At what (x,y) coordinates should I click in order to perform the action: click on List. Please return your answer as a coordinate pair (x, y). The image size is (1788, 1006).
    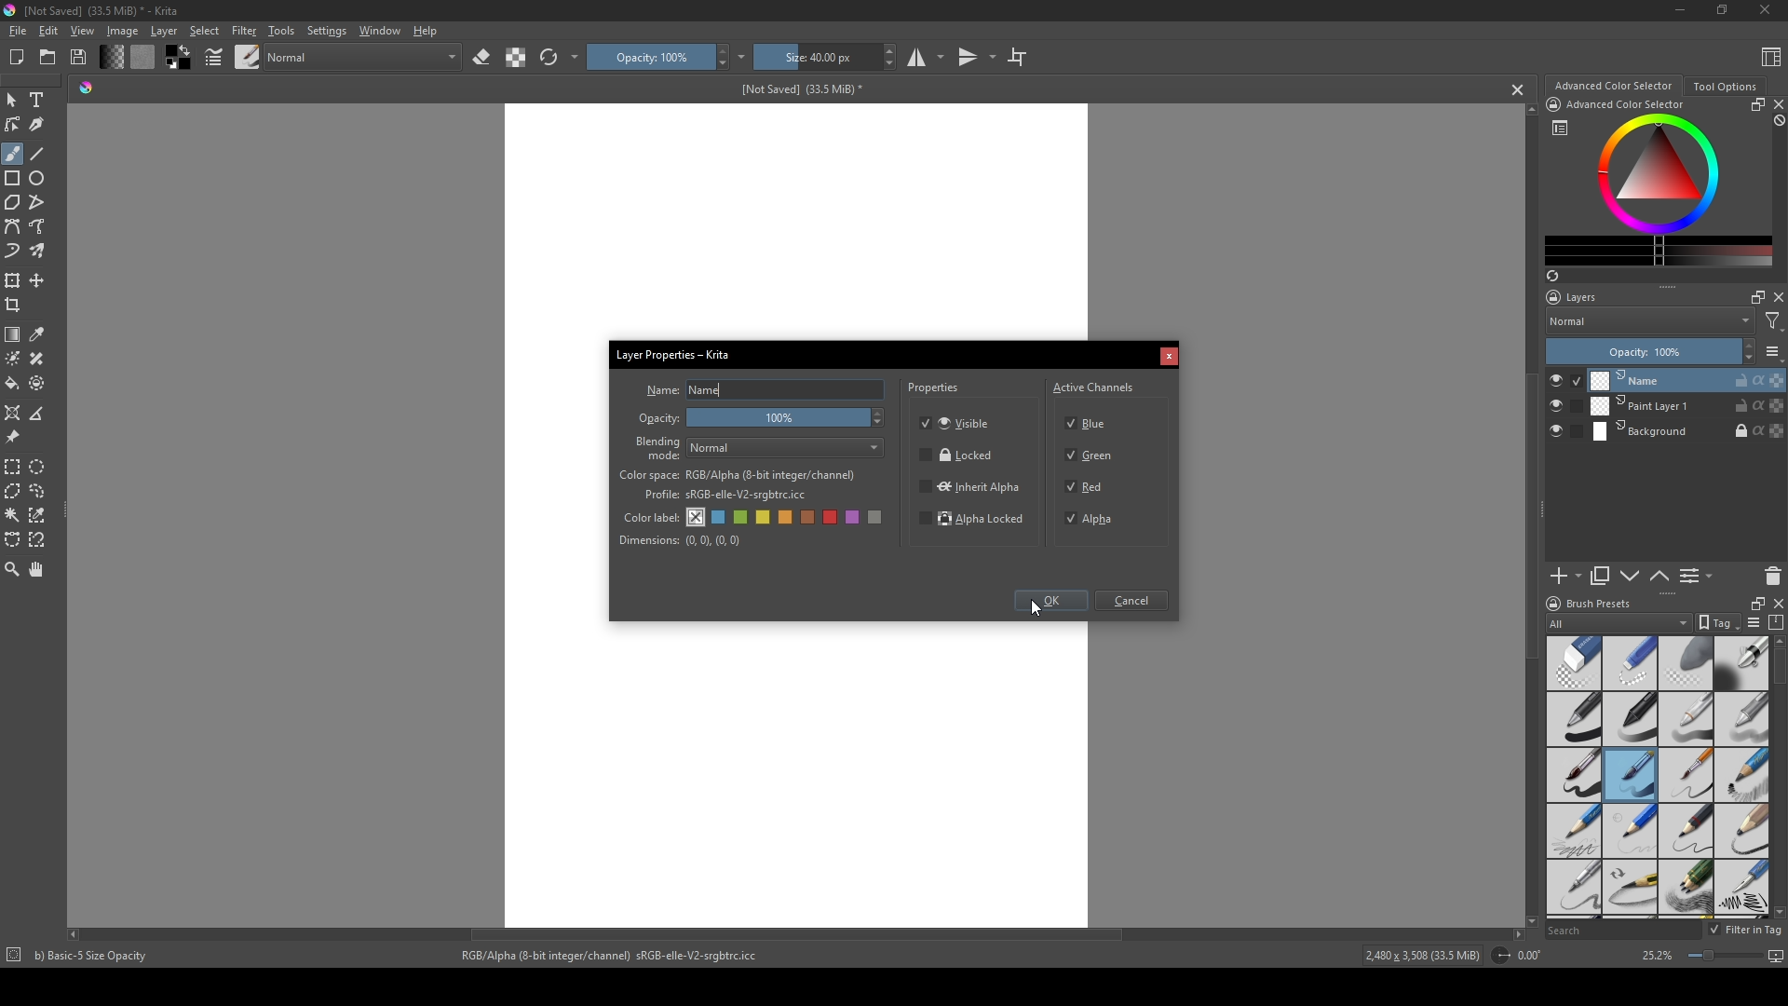
    Looking at the image, I should click on (1700, 577).